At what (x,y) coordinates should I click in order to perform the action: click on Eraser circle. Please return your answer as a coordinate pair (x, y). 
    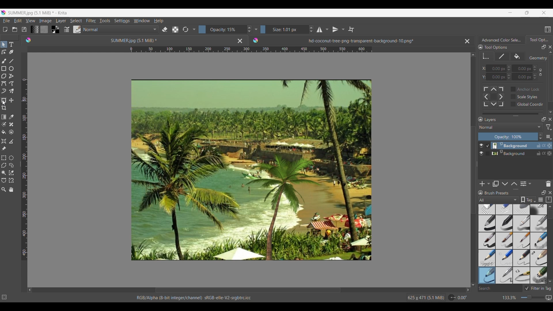
    Looking at the image, I should click on (486, 209).